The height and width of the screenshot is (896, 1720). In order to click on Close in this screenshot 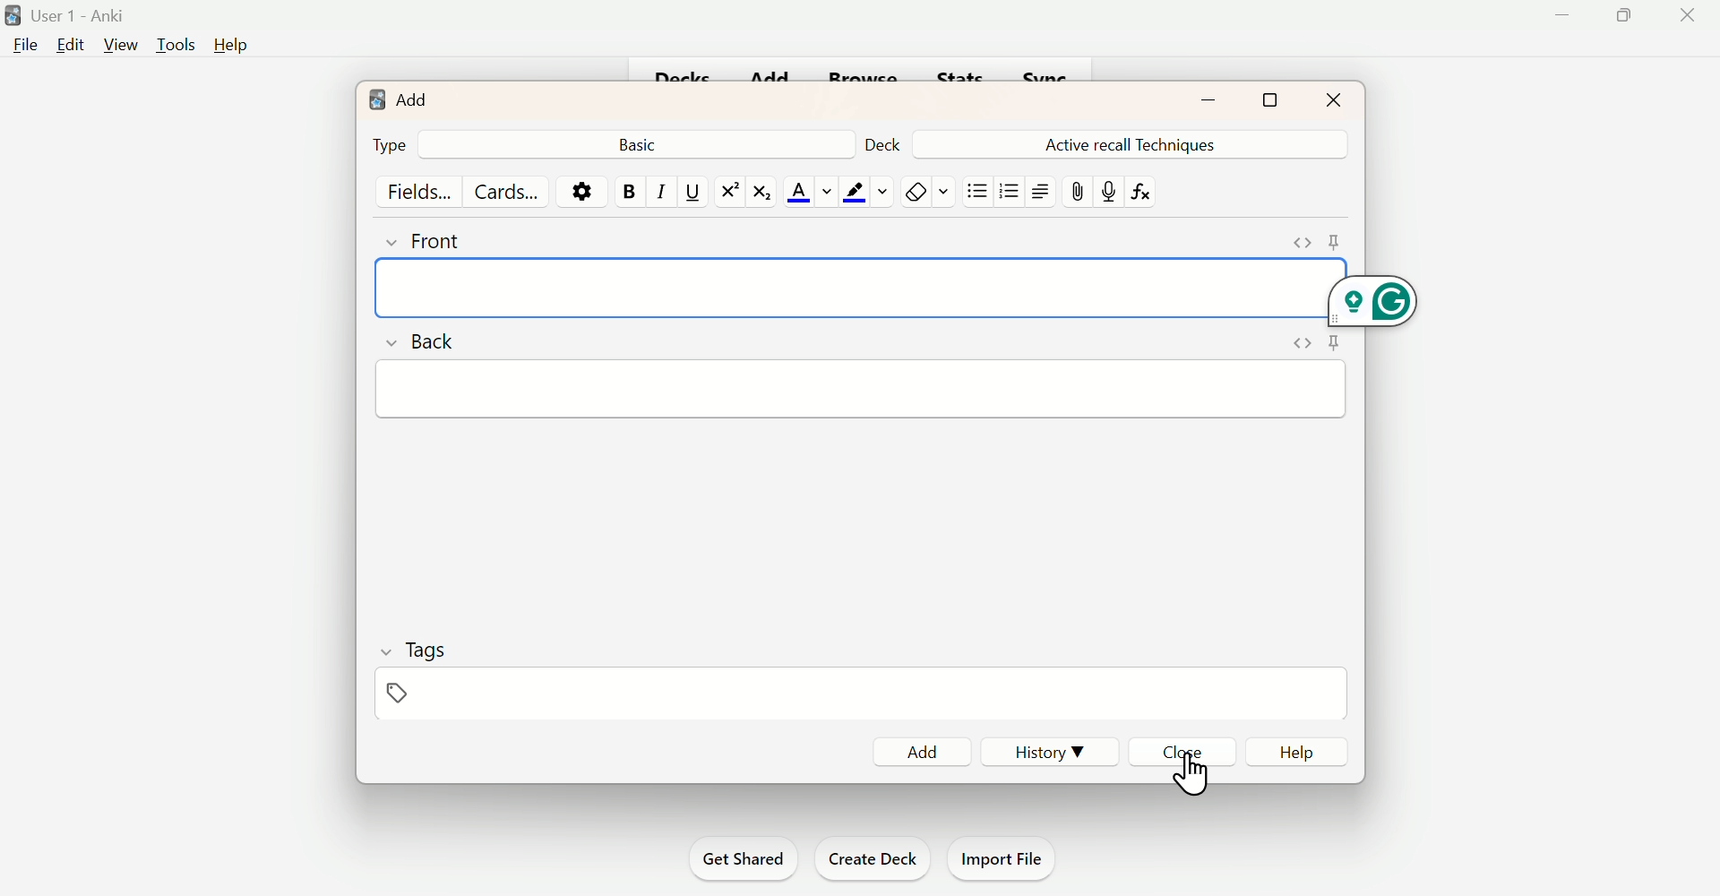, I will do `click(1330, 98)`.